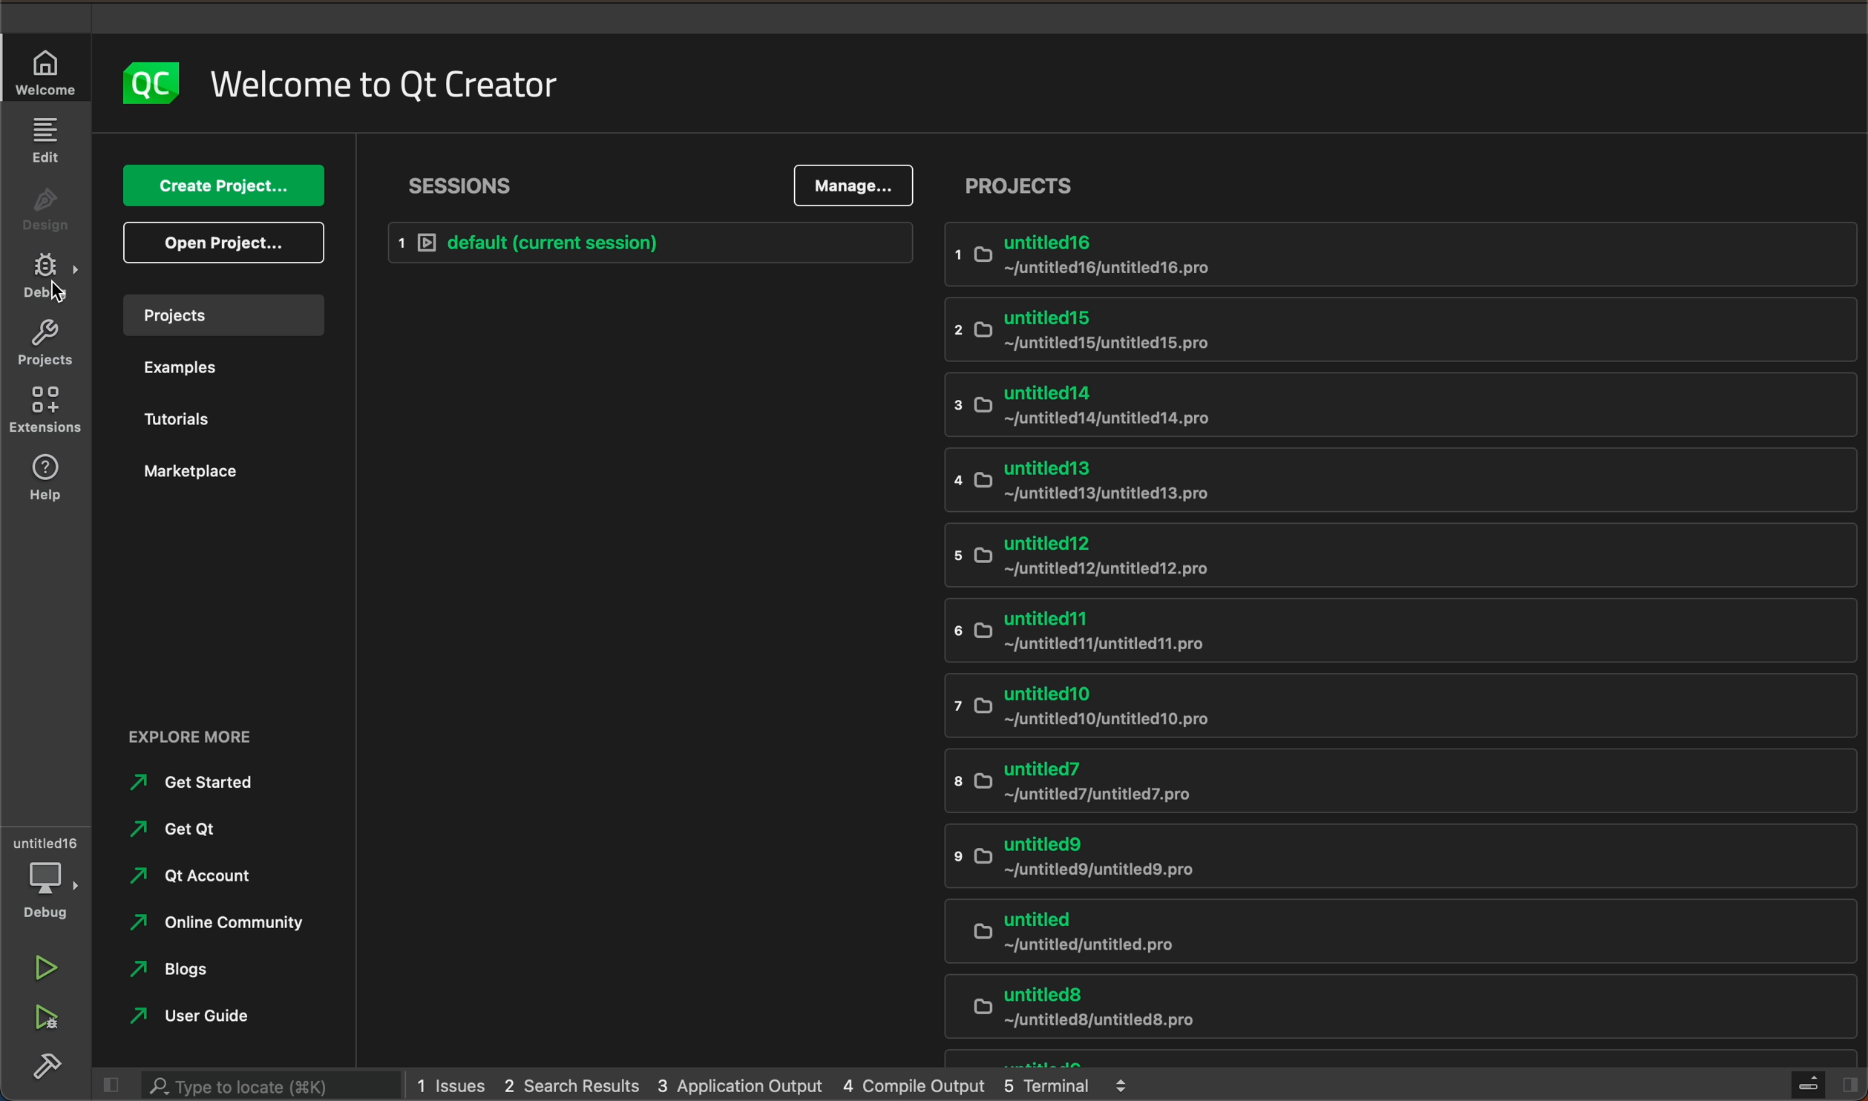  I want to click on logs, so click(777, 1086).